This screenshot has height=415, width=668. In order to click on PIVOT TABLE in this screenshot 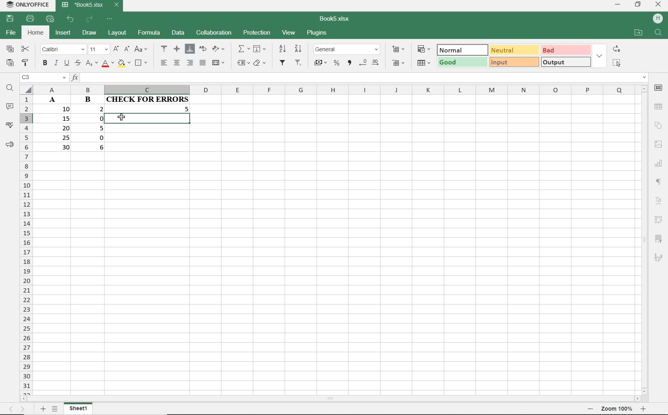, I will do `click(658, 220)`.